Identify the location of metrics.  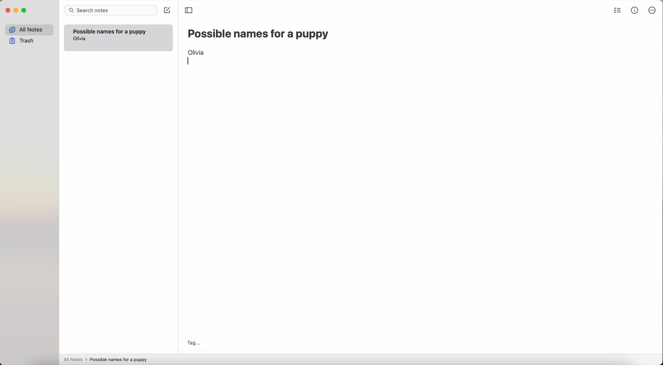
(635, 10).